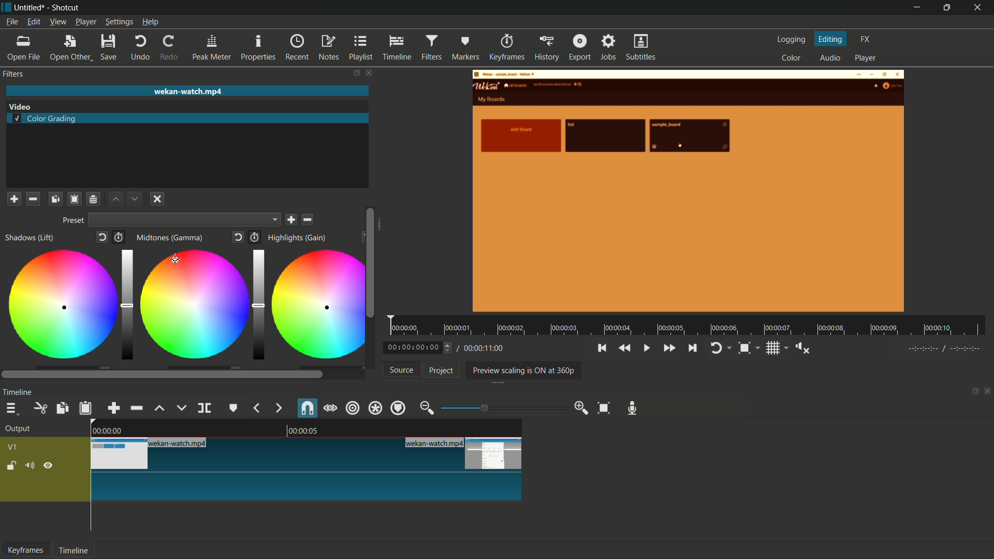  I want to click on adjustment bar, so click(127, 305).